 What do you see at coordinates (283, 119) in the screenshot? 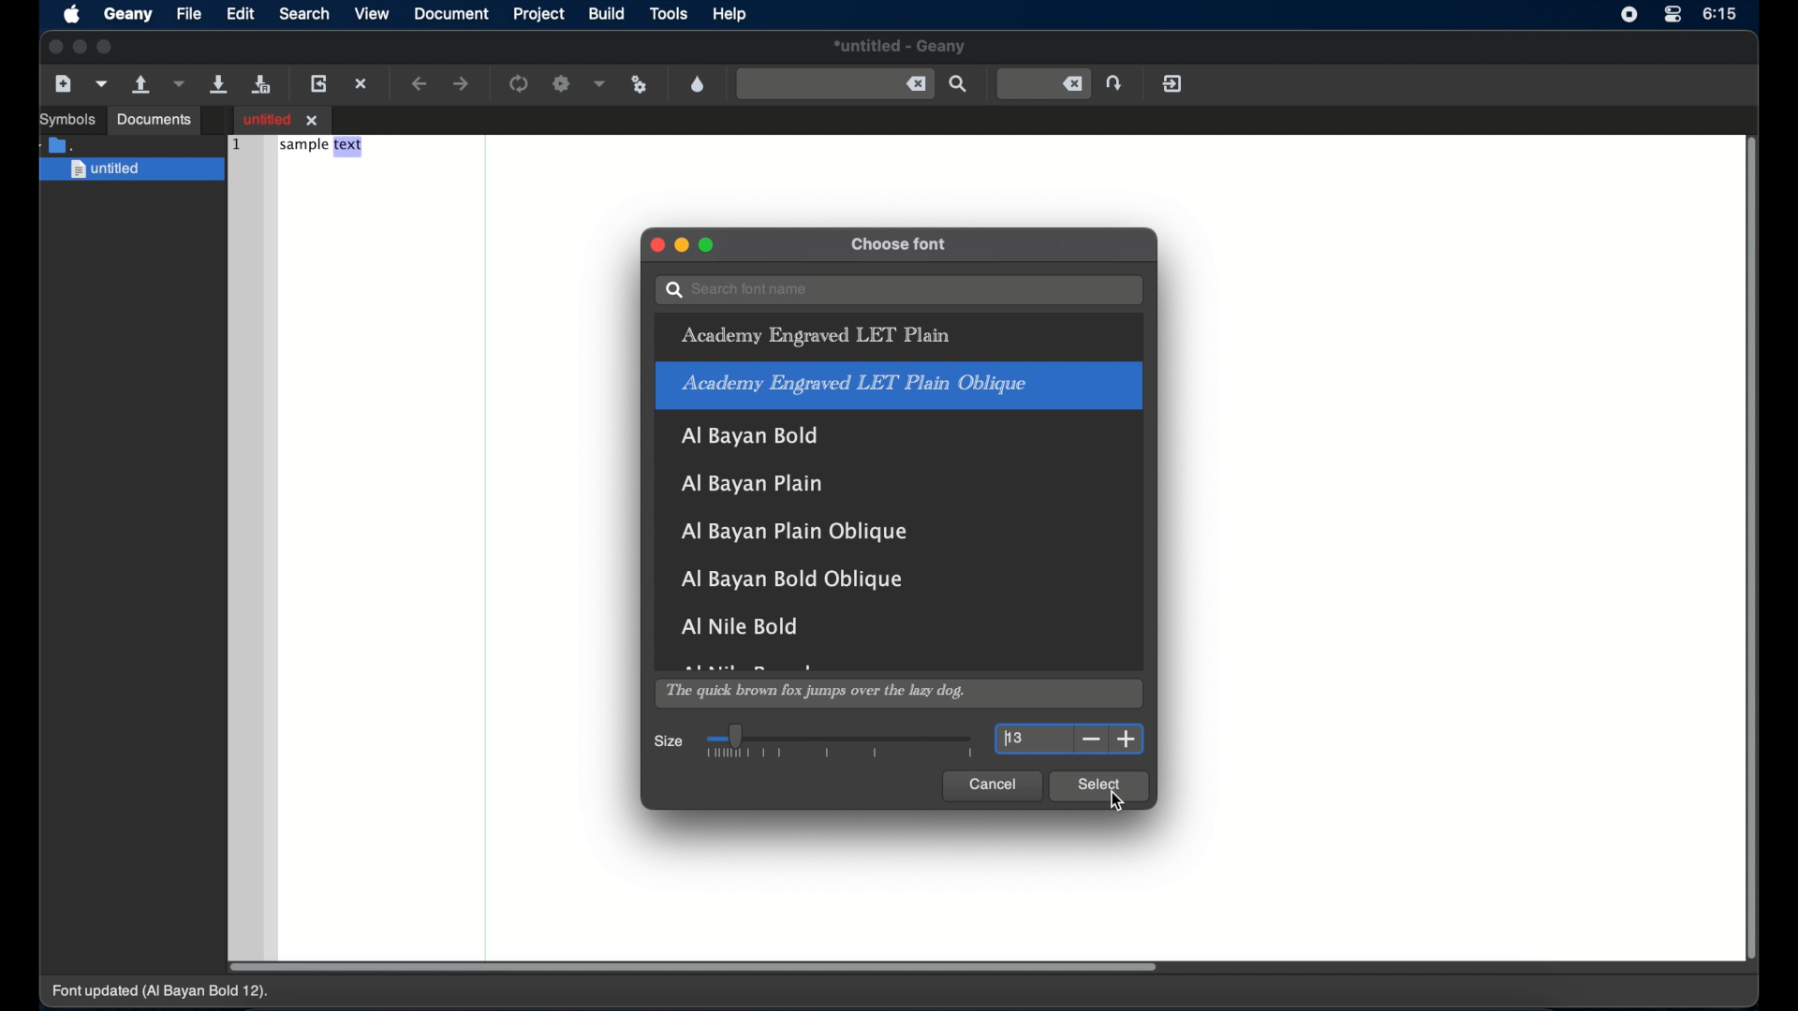
I see `untitled file` at bounding box center [283, 119].